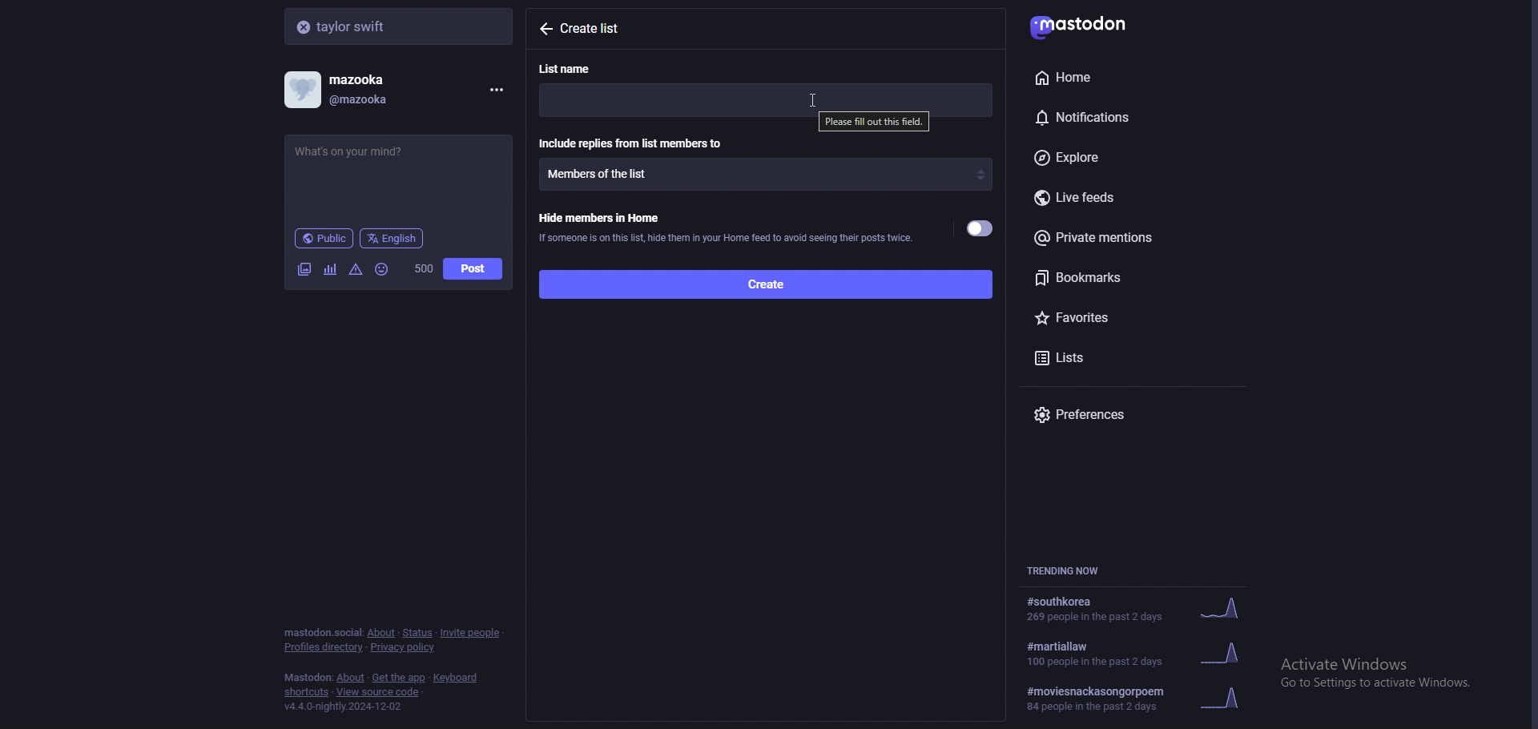  I want to click on profile, so click(349, 90).